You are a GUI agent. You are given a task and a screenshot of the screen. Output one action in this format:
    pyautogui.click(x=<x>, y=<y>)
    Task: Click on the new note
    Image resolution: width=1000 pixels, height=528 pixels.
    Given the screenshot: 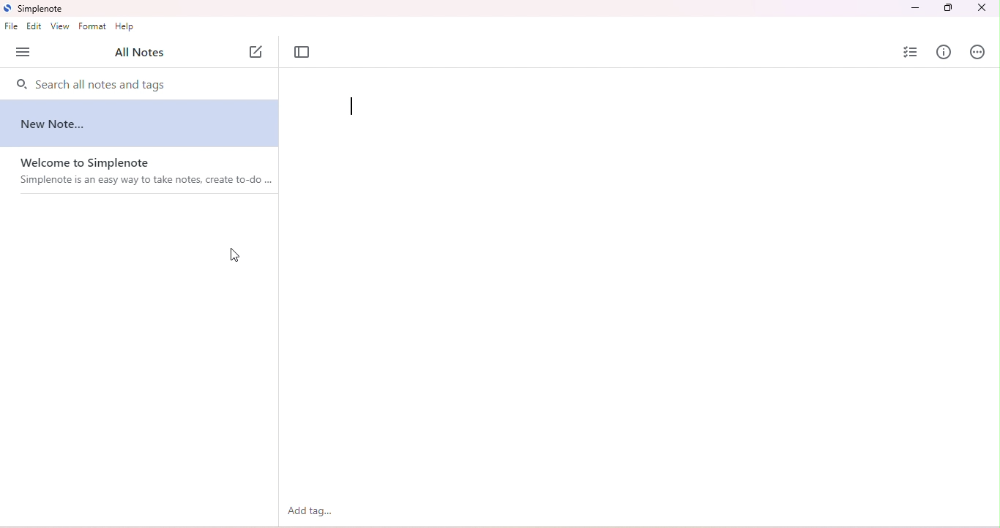 What is the action you would take?
    pyautogui.click(x=258, y=52)
    